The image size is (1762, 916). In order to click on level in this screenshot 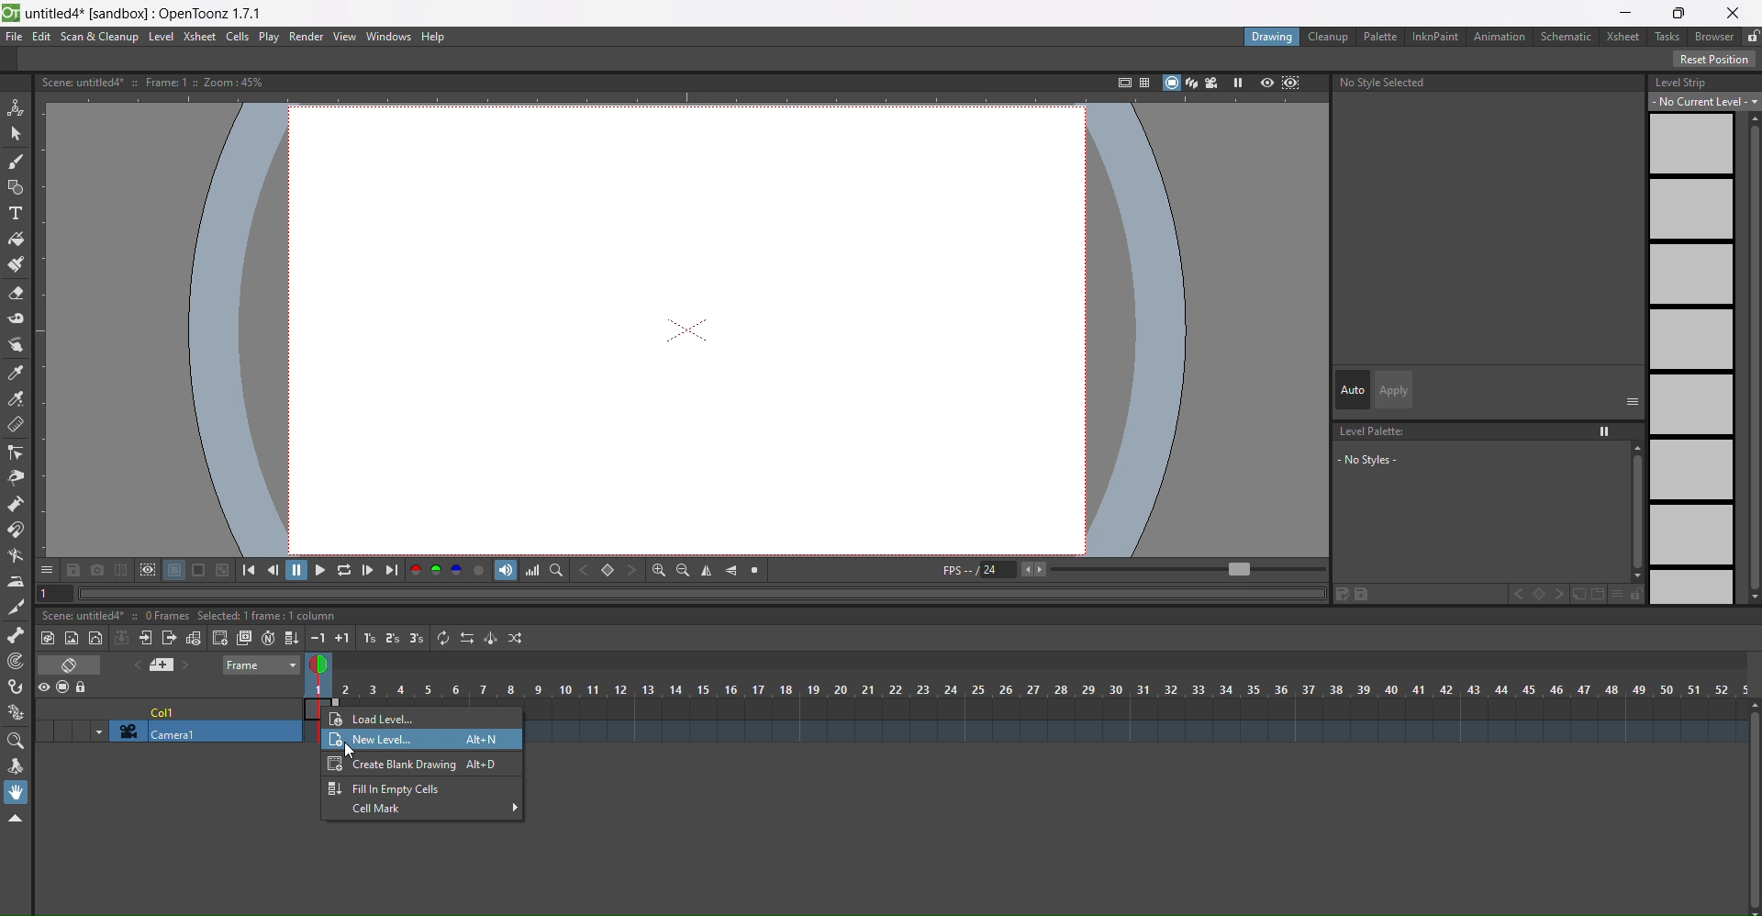, I will do `click(161, 37)`.